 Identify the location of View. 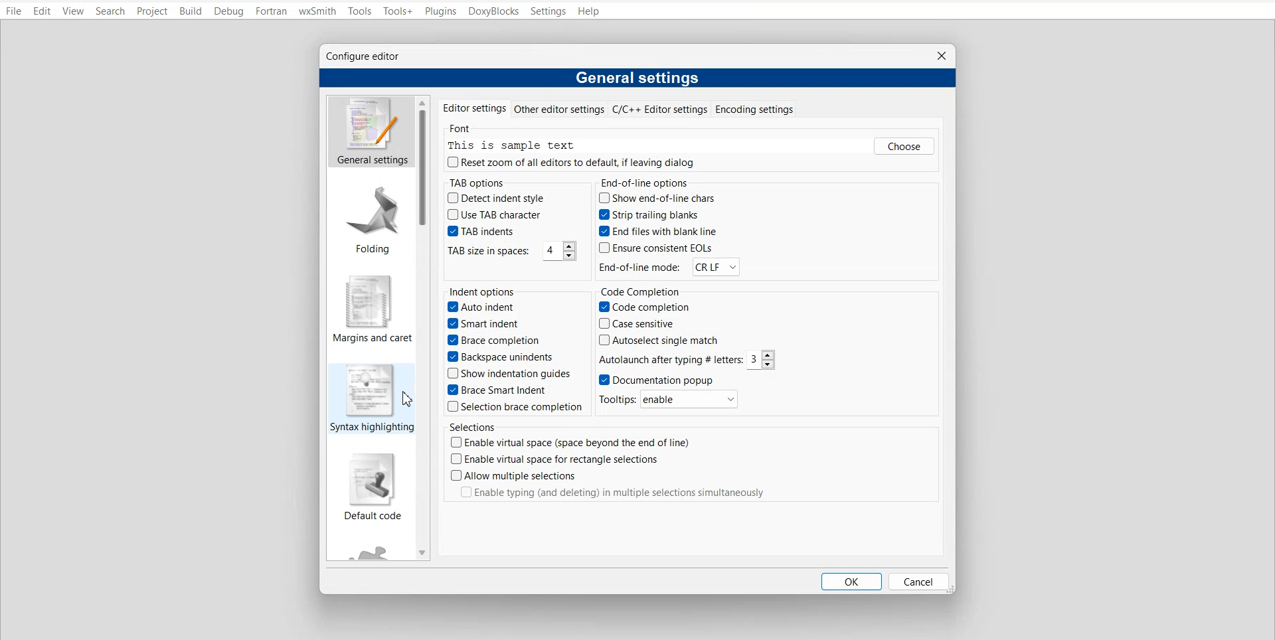
(73, 11).